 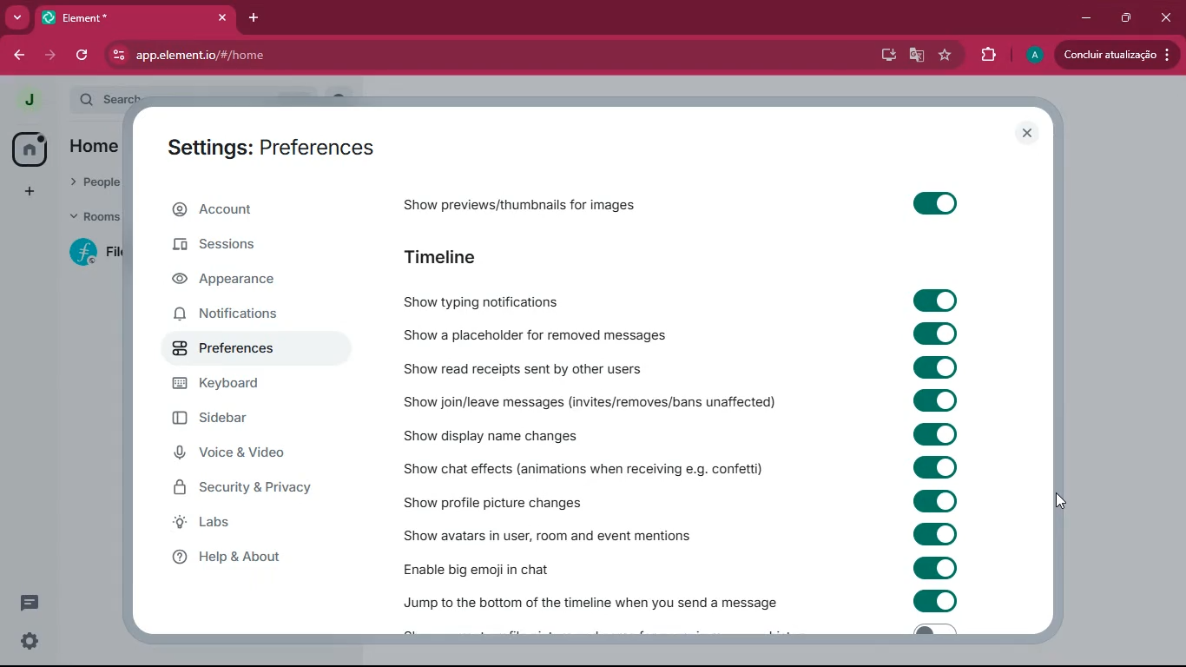 I want to click on show profile picture changes, so click(x=504, y=500).